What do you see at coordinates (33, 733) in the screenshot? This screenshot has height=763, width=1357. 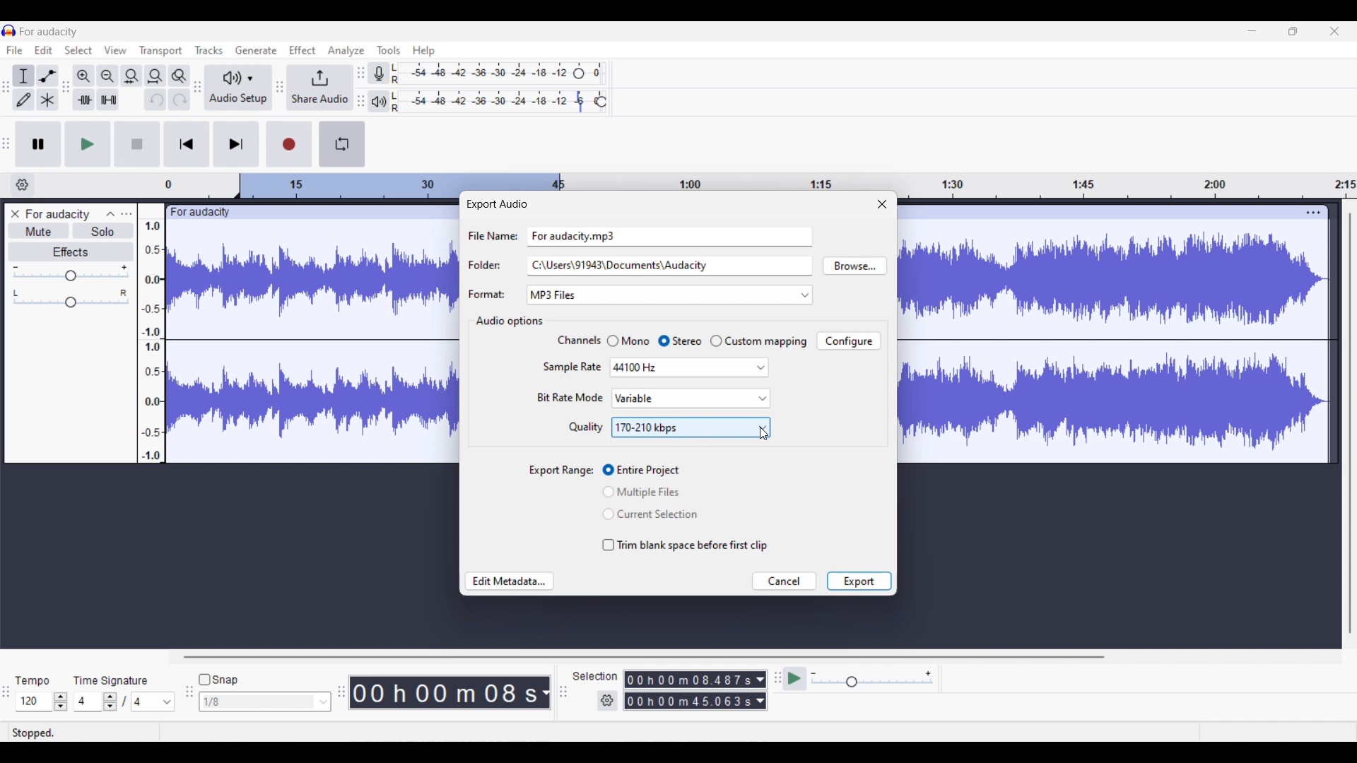 I see `Current status of track` at bounding box center [33, 733].